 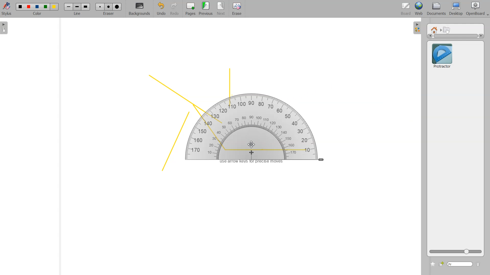 I want to click on Next, so click(x=221, y=9).